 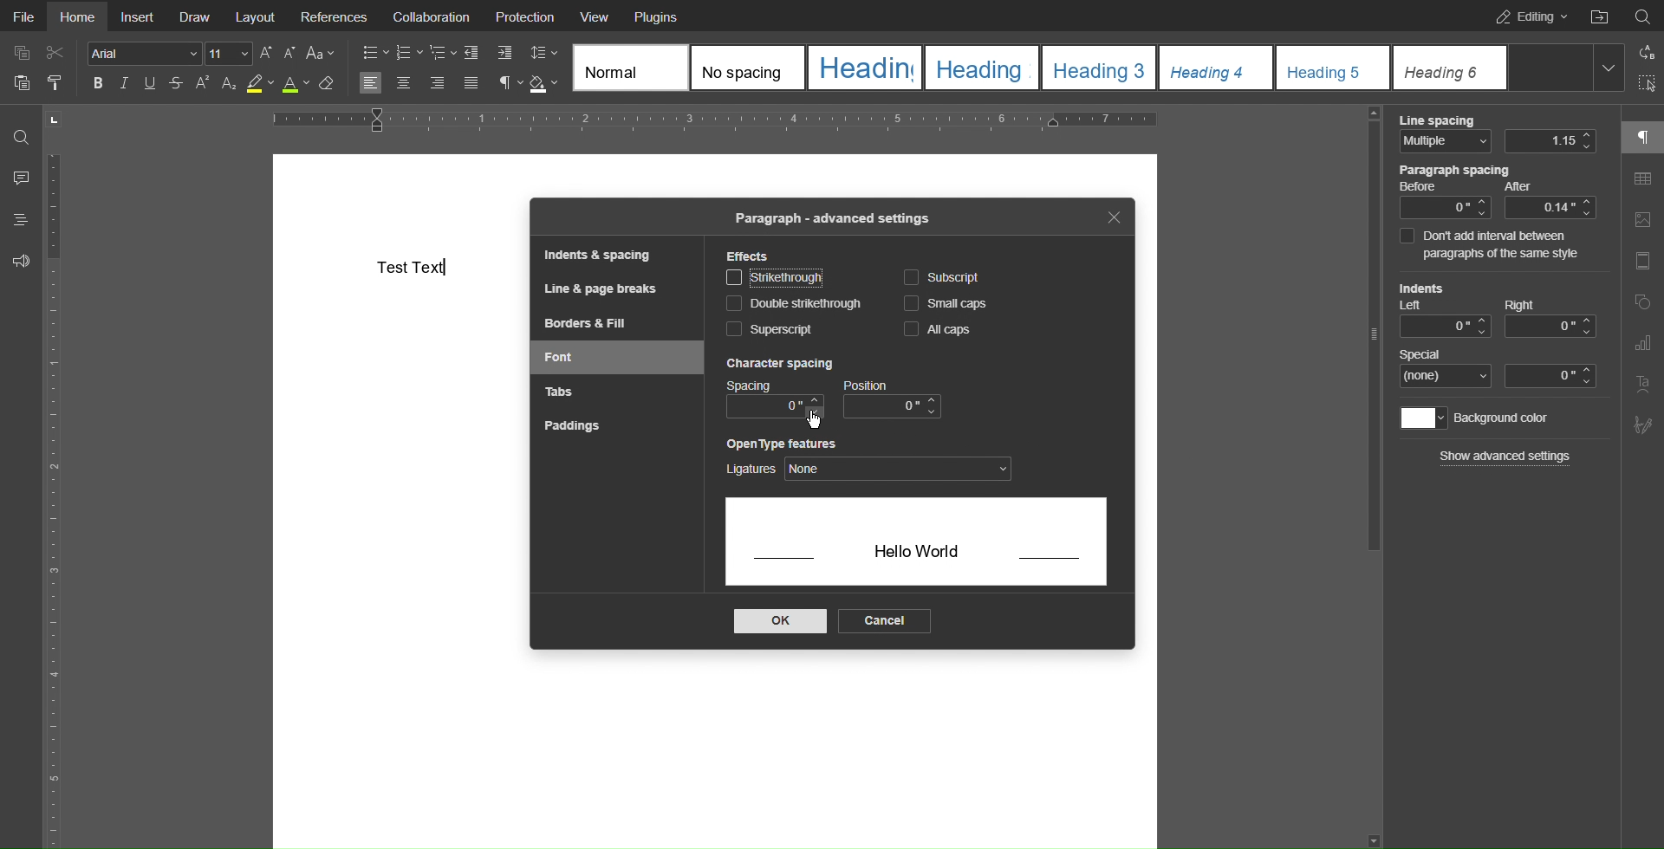 I want to click on Collaboration, so click(x=427, y=16).